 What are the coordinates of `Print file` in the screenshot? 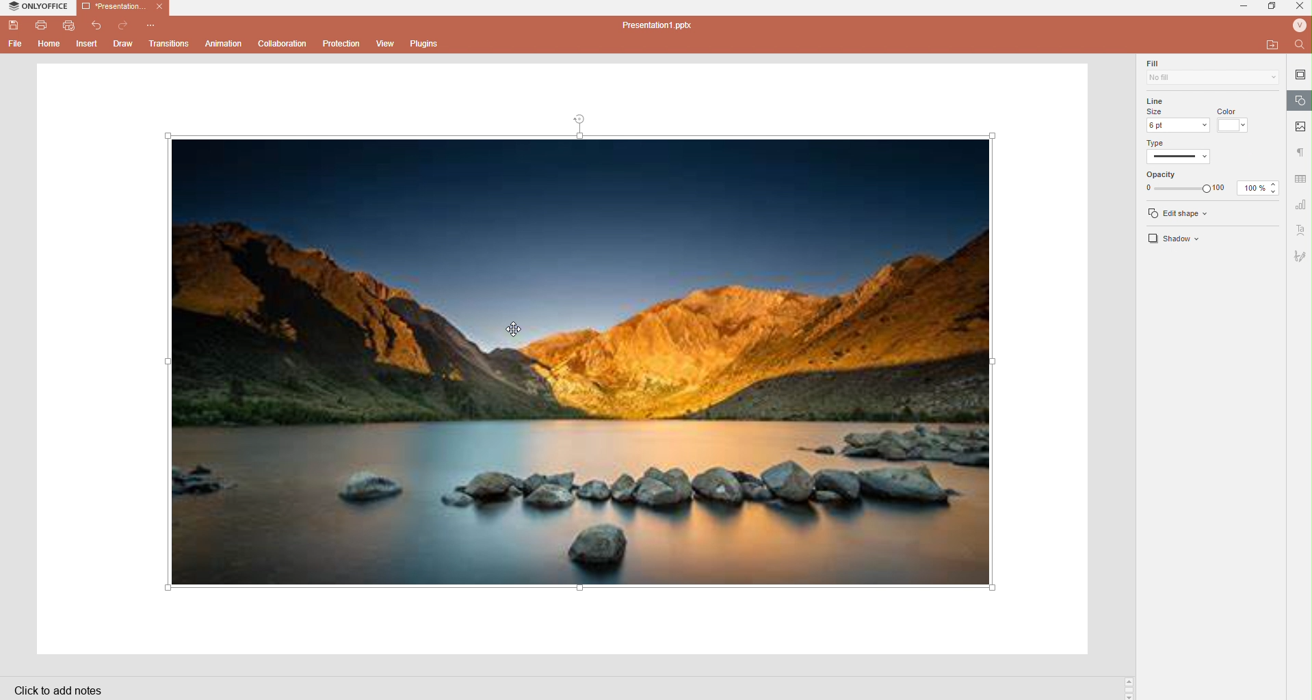 It's located at (41, 26).